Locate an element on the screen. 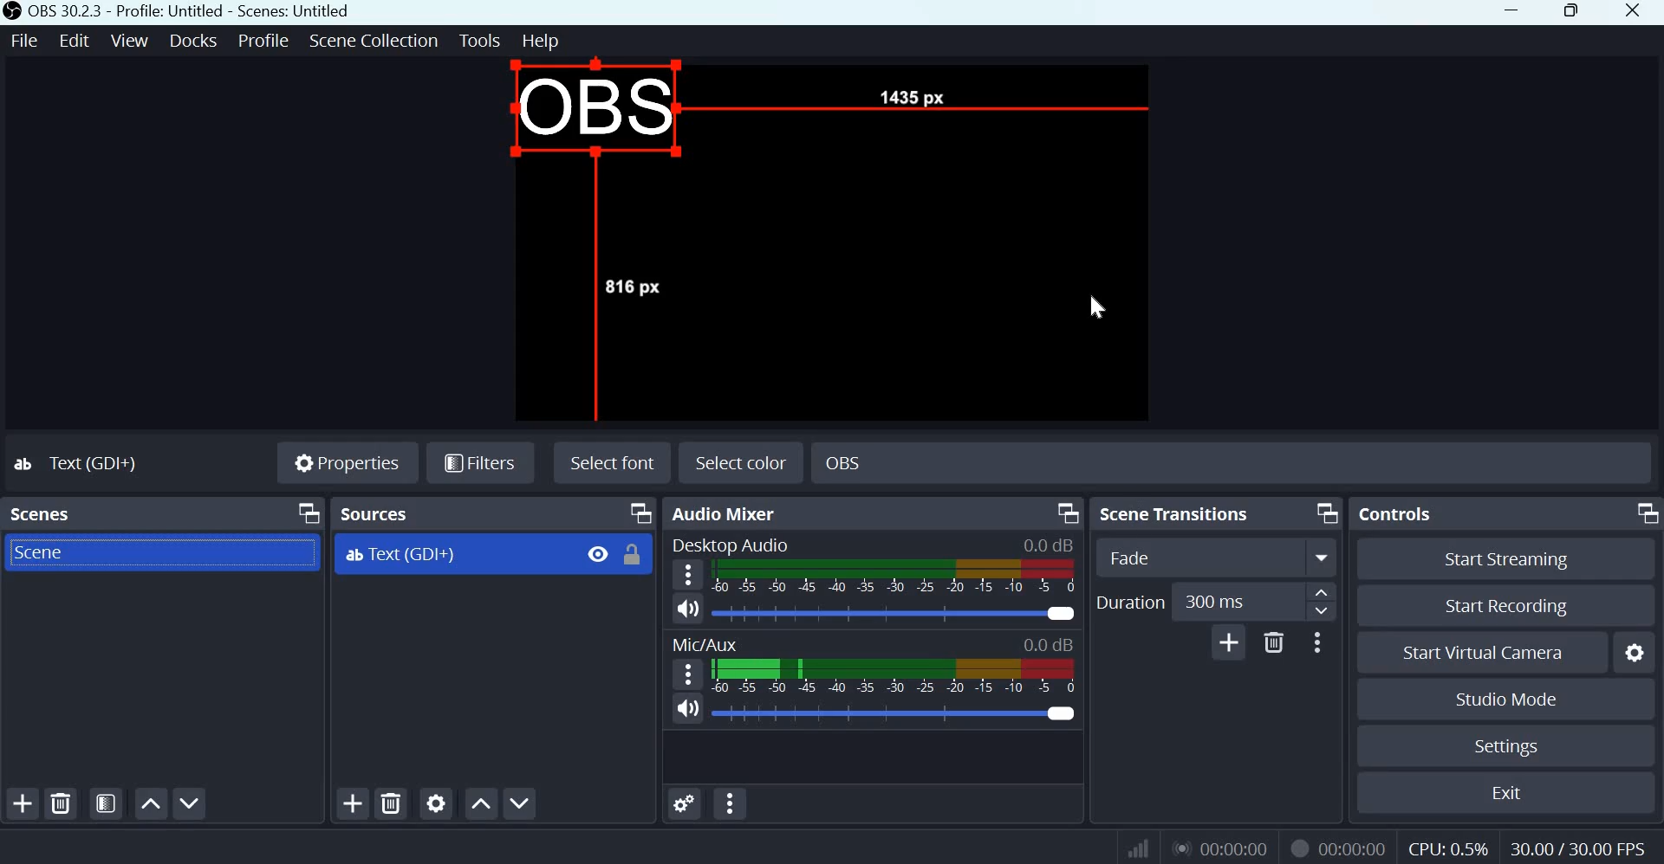 This screenshot has width=1664, height=864. Open source properties is located at coordinates (436, 803).